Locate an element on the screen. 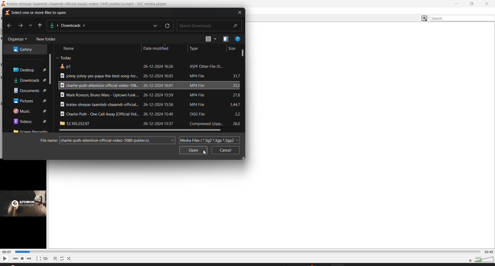 This screenshot has width=495, height=266. file type is located at coordinates (204, 123).